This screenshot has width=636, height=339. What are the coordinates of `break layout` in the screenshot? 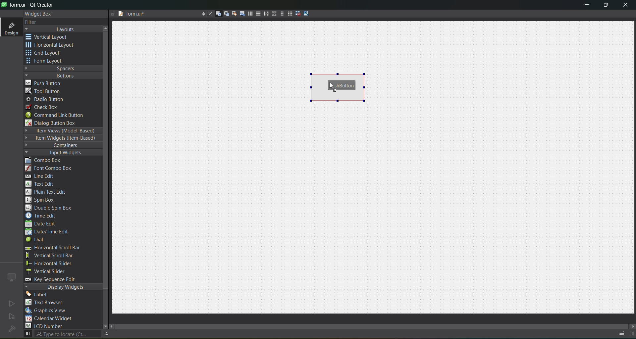 It's located at (296, 14).